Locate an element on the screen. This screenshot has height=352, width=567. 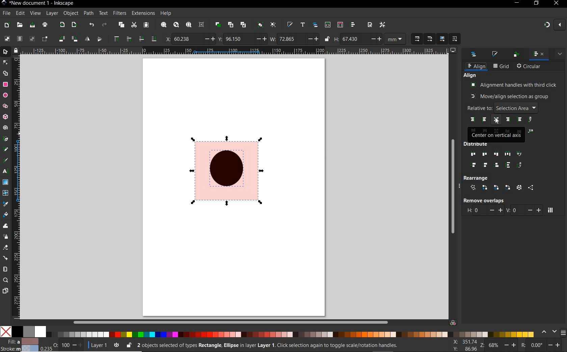
zoom selection is located at coordinates (164, 25).